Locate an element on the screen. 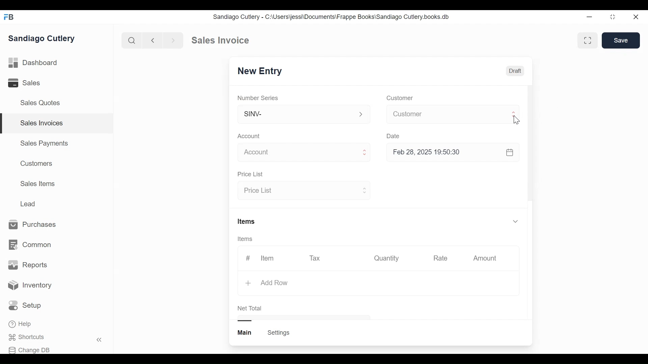 This screenshot has width=648, height=364. Date is located at coordinates (394, 136).